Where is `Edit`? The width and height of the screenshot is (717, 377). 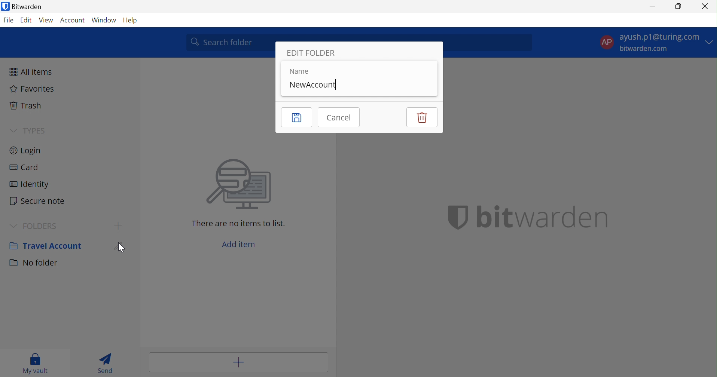
Edit is located at coordinates (121, 246).